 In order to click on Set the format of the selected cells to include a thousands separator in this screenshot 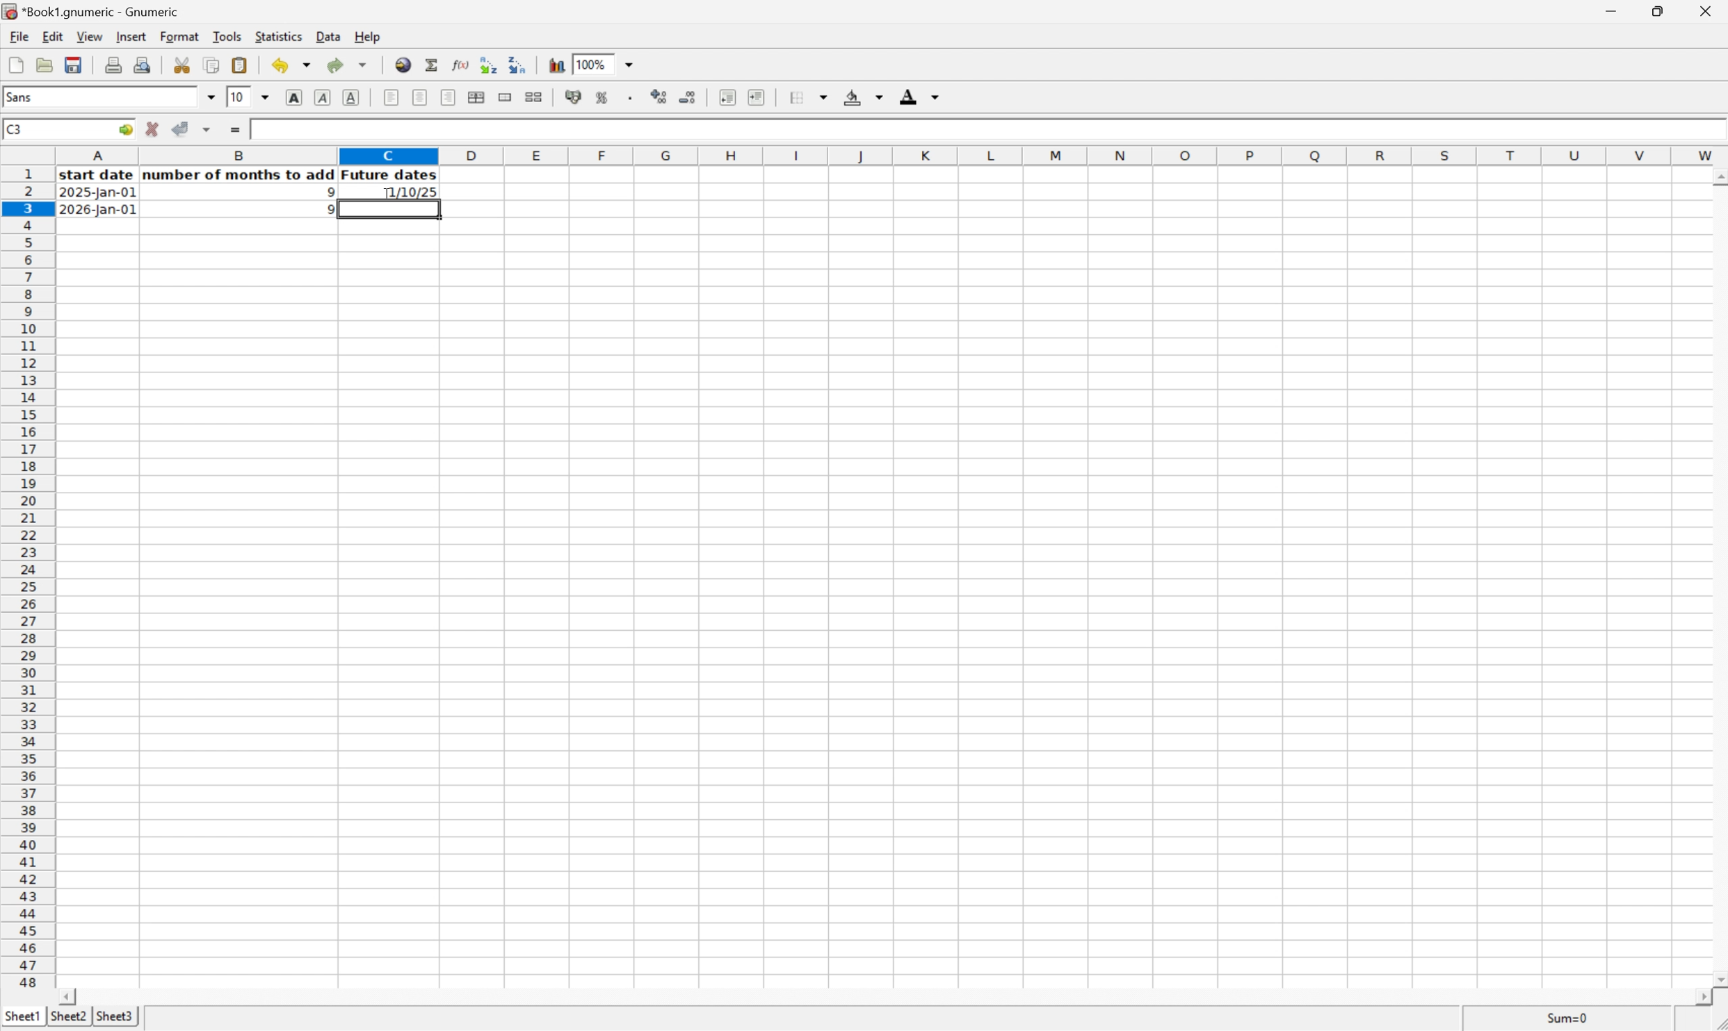, I will do `click(631, 99)`.